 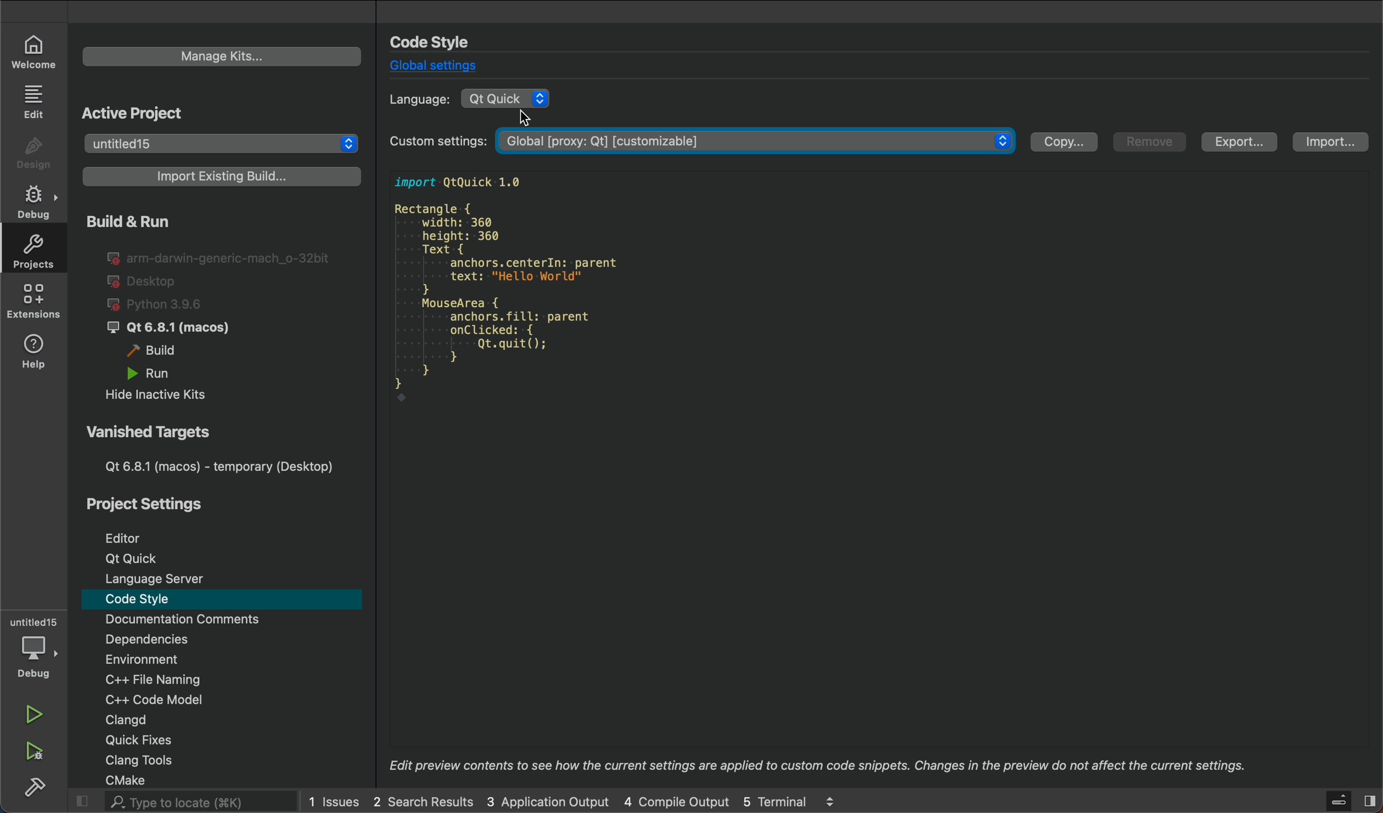 What do you see at coordinates (37, 753) in the screenshot?
I see `run and debug` at bounding box center [37, 753].